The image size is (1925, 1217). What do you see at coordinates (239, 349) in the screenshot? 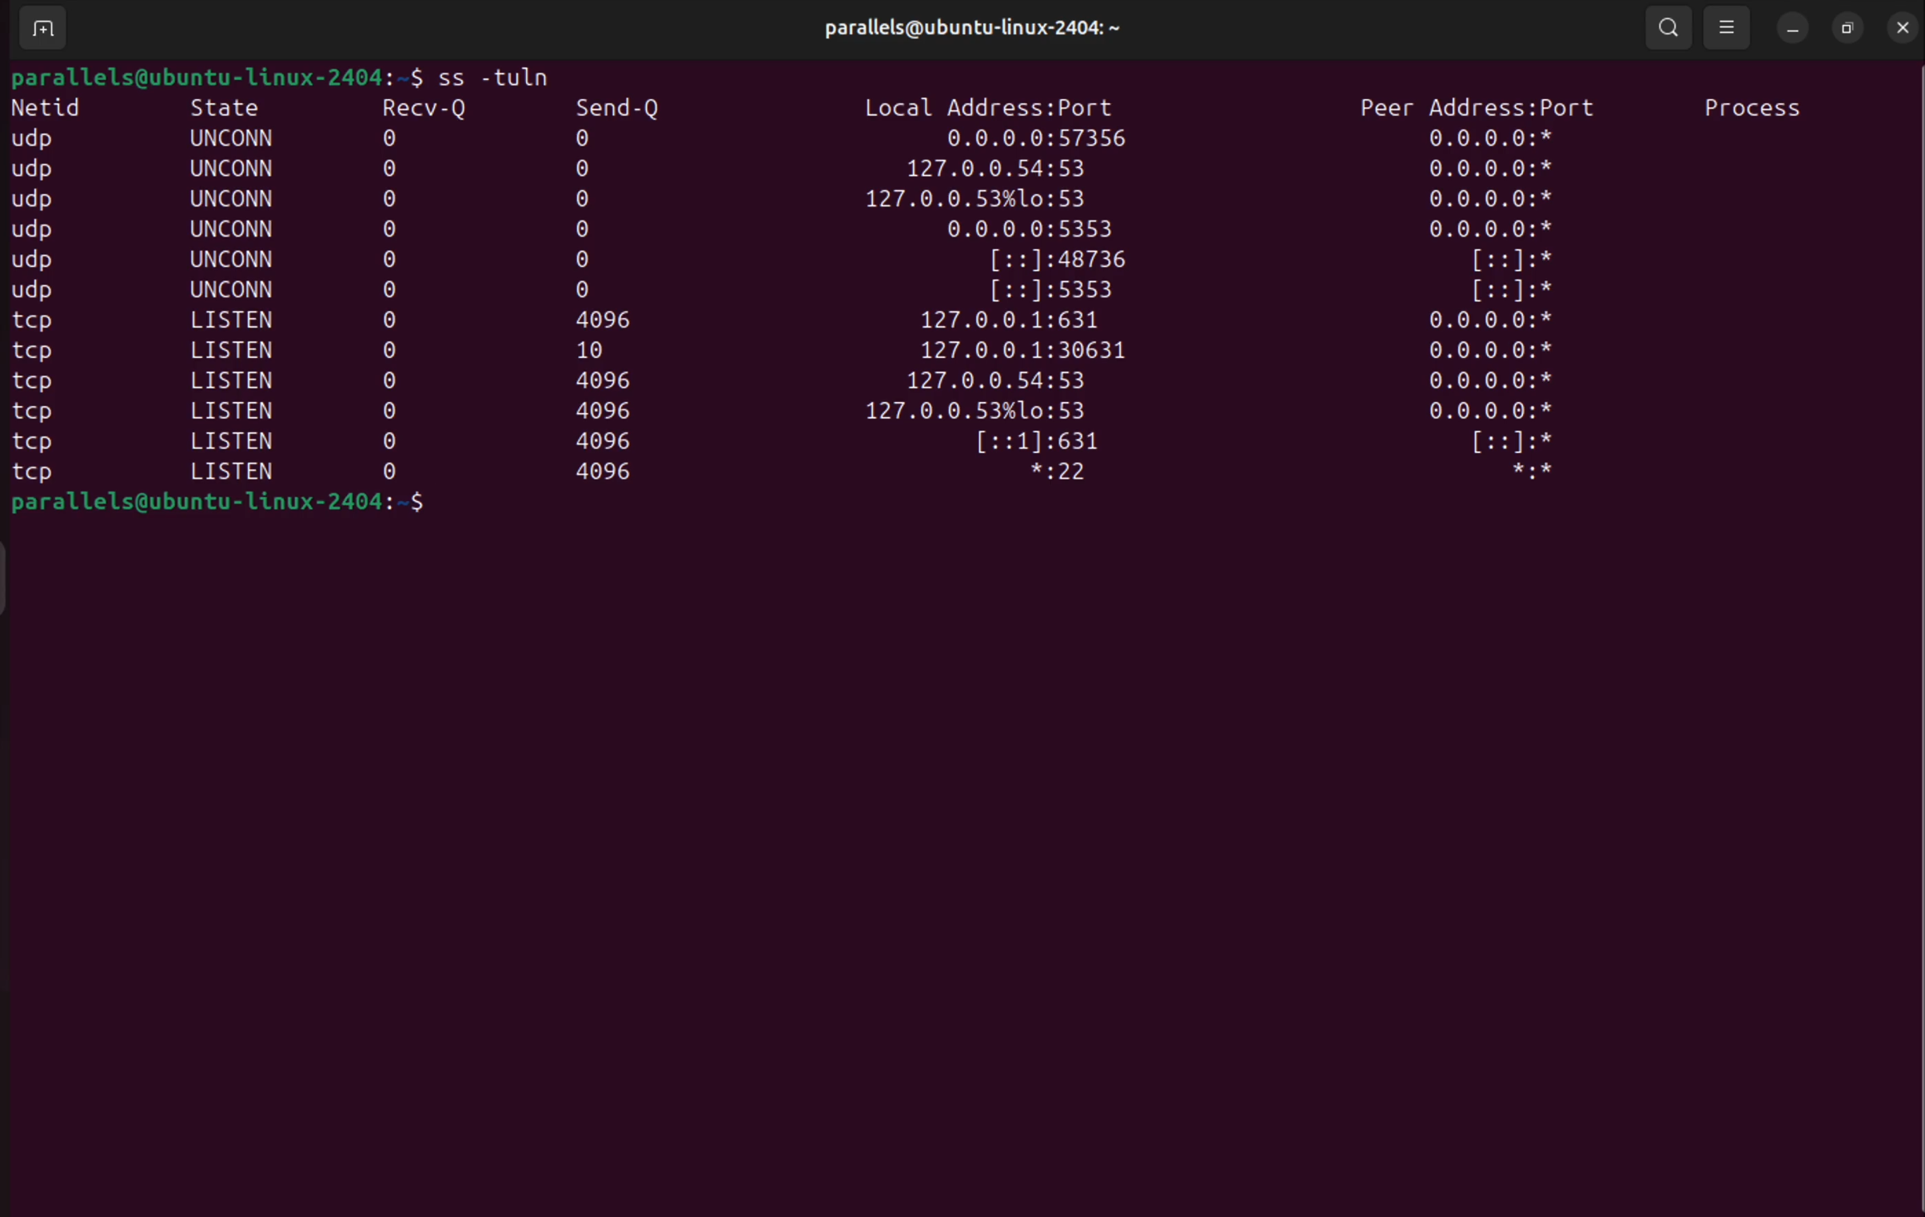
I see `listen` at bounding box center [239, 349].